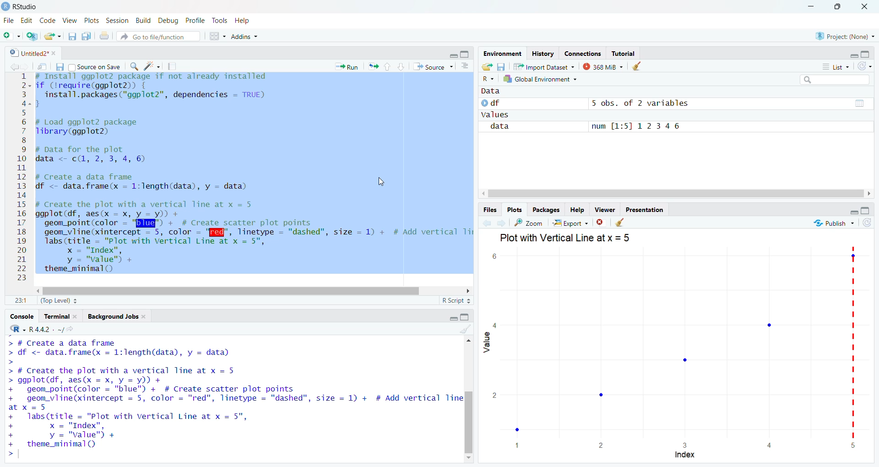 The width and height of the screenshot is (879, 467). What do you see at coordinates (61, 67) in the screenshot?
I see `files` at bounding box center [61, 67].